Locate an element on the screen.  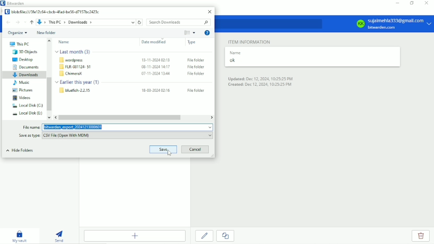
Restore down is located at coordinates (412, 3).